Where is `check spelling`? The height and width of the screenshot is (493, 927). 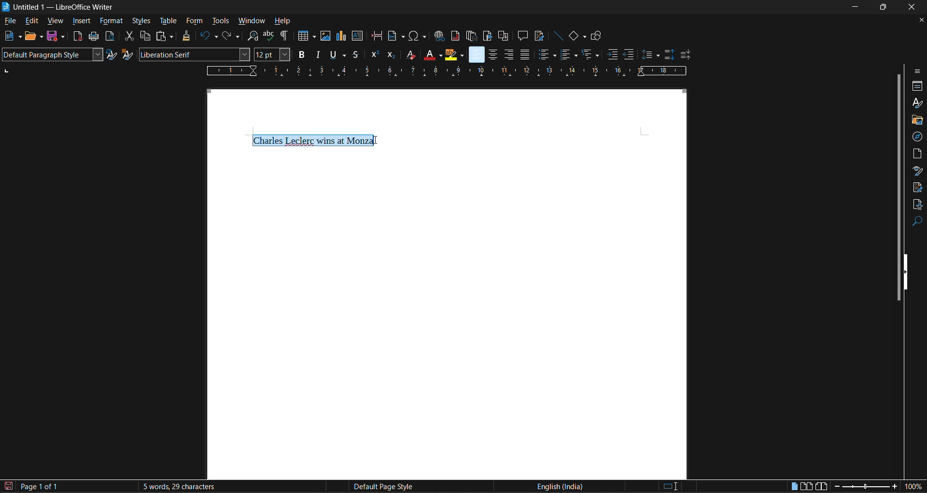 check spelling is located at coordinates (268, 36).